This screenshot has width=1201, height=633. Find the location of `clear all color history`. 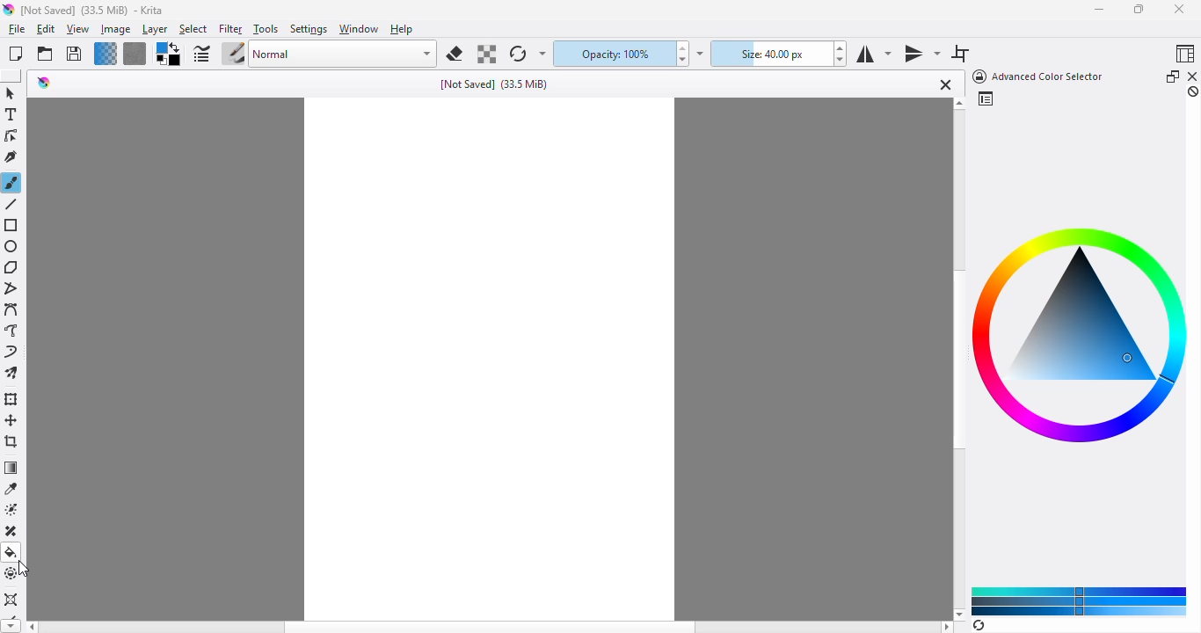

clear all color history is located at coordinates (1193, 91).